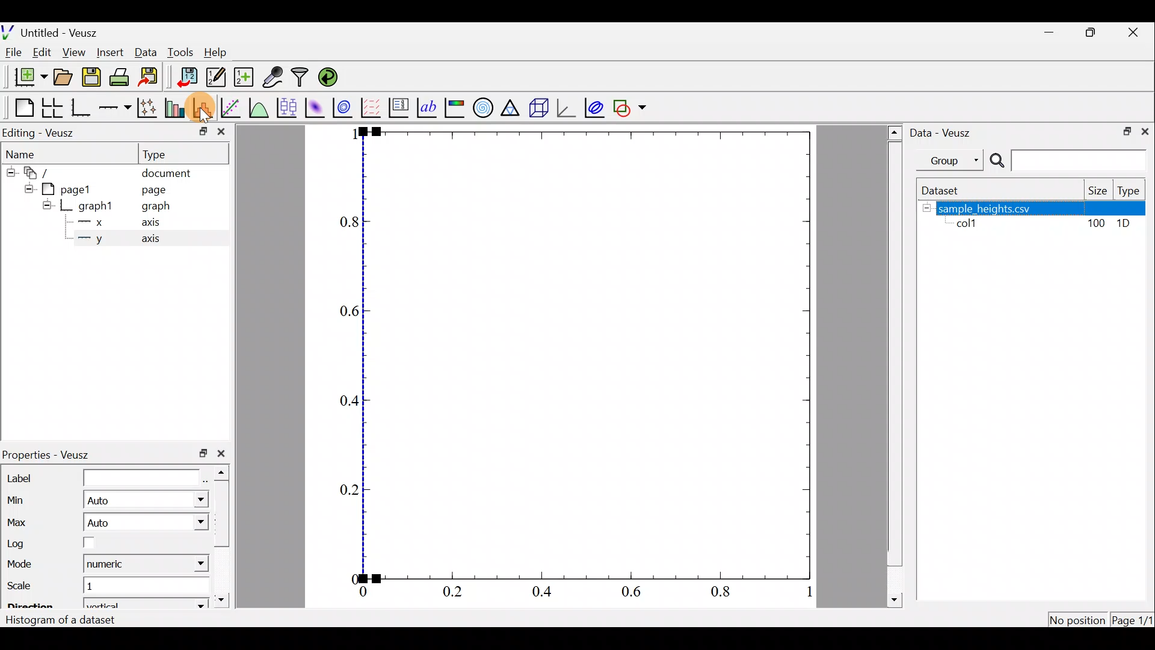  What do you see at coordinates (216, 77) in the screenshot?
I see `edit and enter new datasets` at bounding box center [216, 77].